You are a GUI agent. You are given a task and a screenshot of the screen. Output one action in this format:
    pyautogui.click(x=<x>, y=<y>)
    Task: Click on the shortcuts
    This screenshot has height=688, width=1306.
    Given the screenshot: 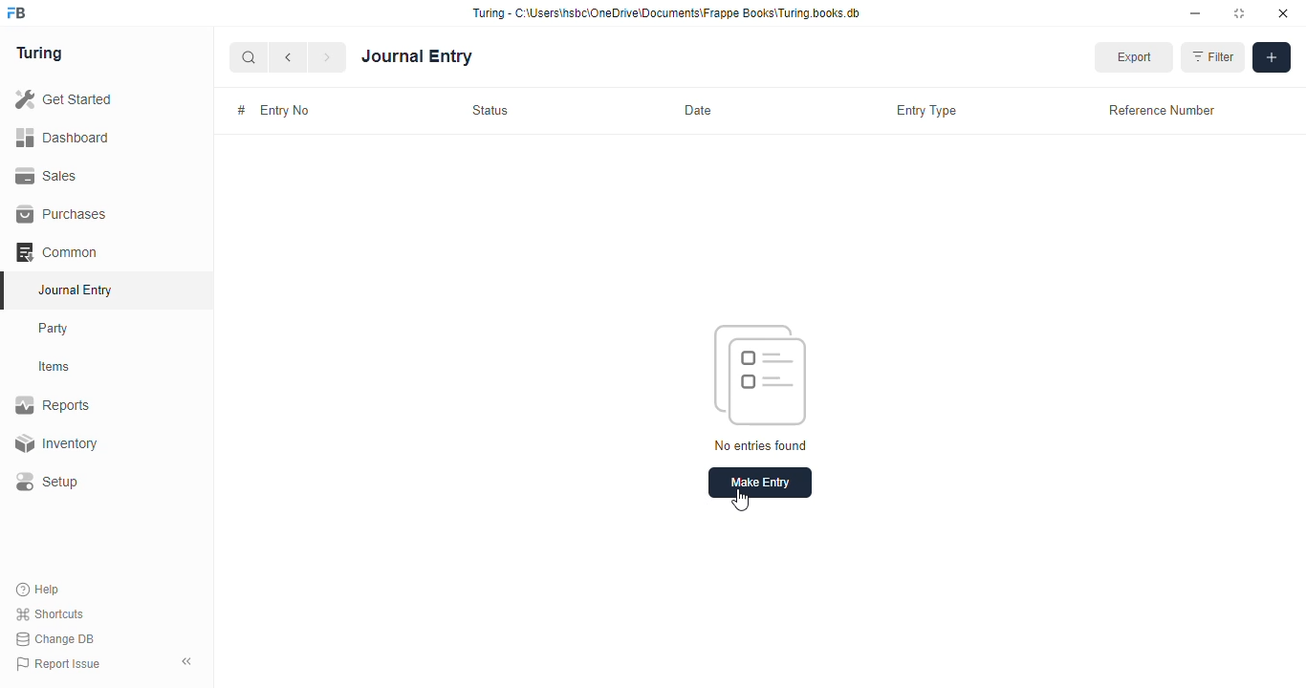 What is the action you would take?
    pyautogui.click(x=50, y=614)
    